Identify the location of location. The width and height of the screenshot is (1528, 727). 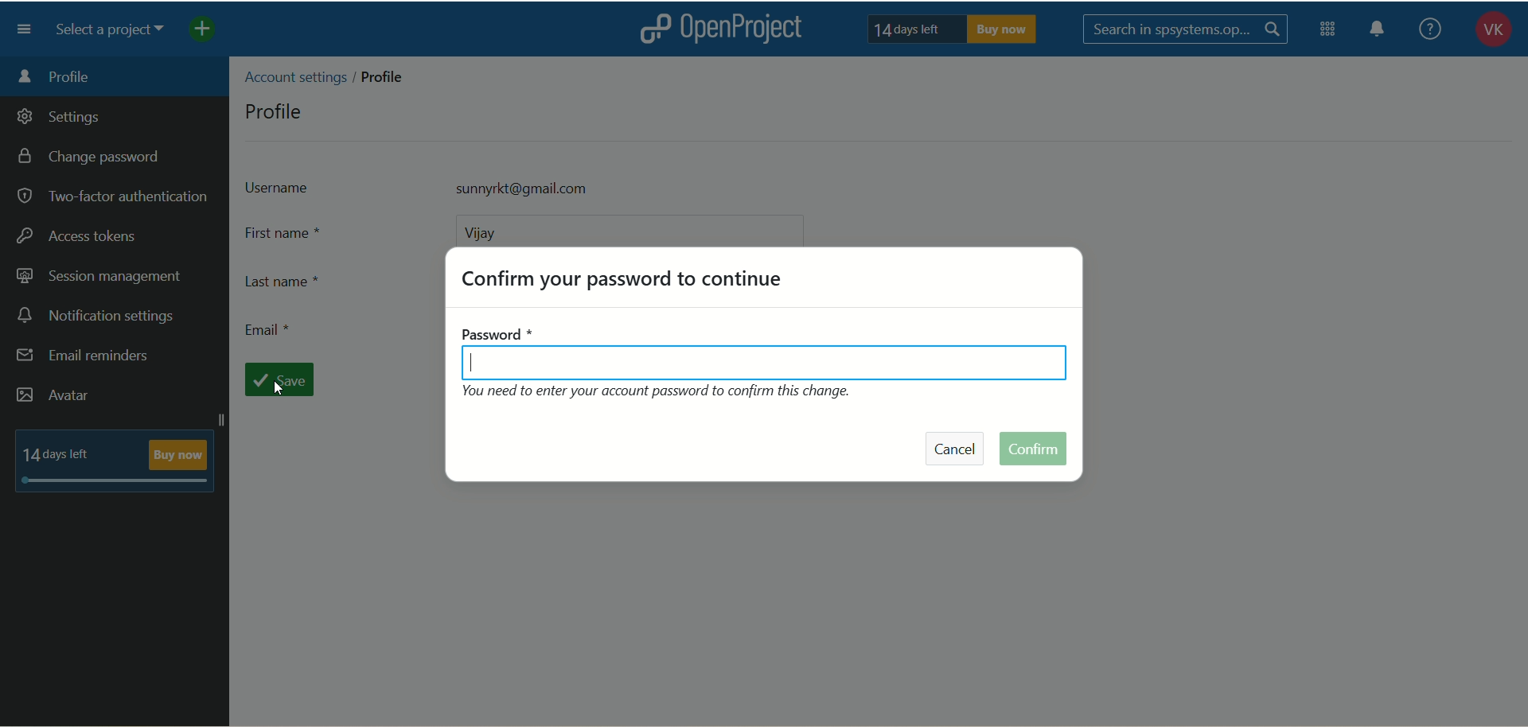
(331, 75).